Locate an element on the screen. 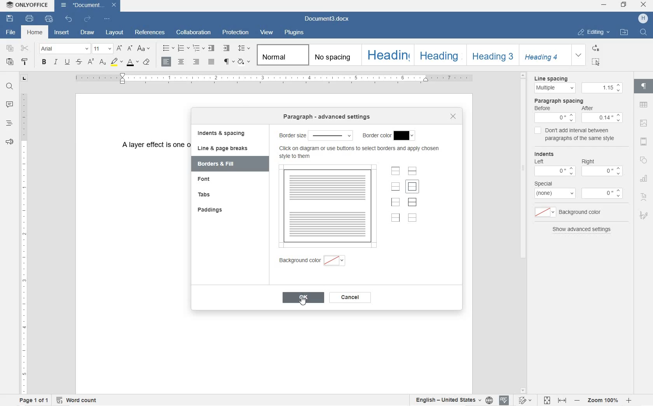 The width and height of the screenshot is (653, 406). FONT COLOR is located at coordinates (133, 62).